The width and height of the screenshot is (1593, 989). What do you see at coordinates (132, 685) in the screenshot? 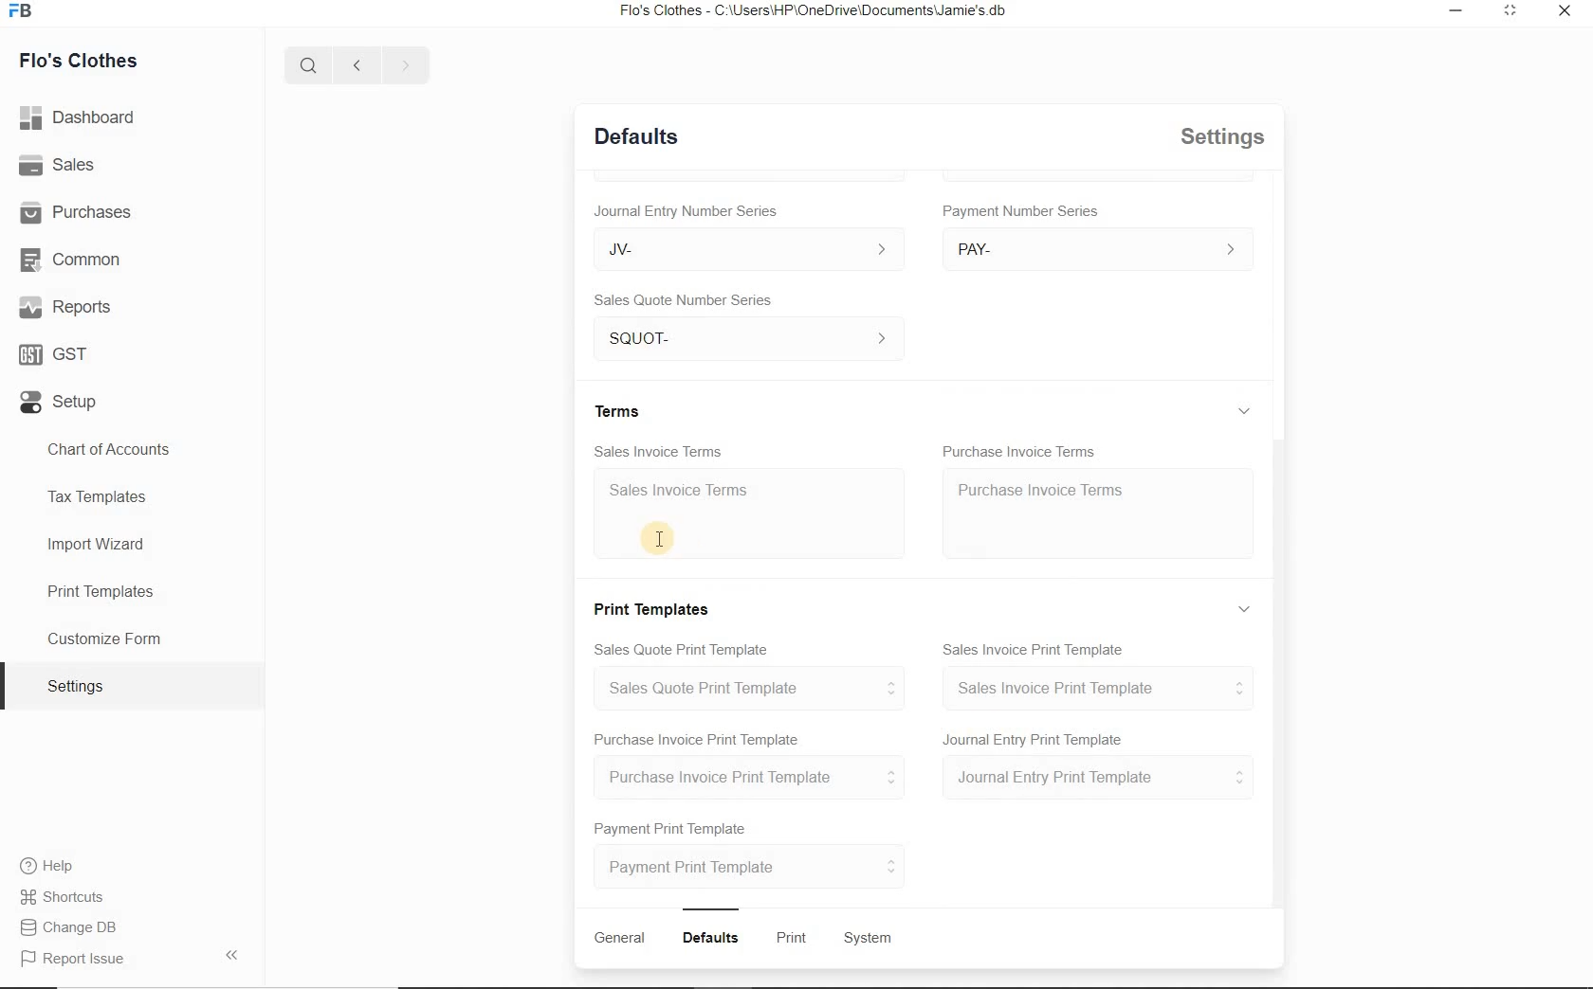
I see `Settings` at bounding box center [132, 685].